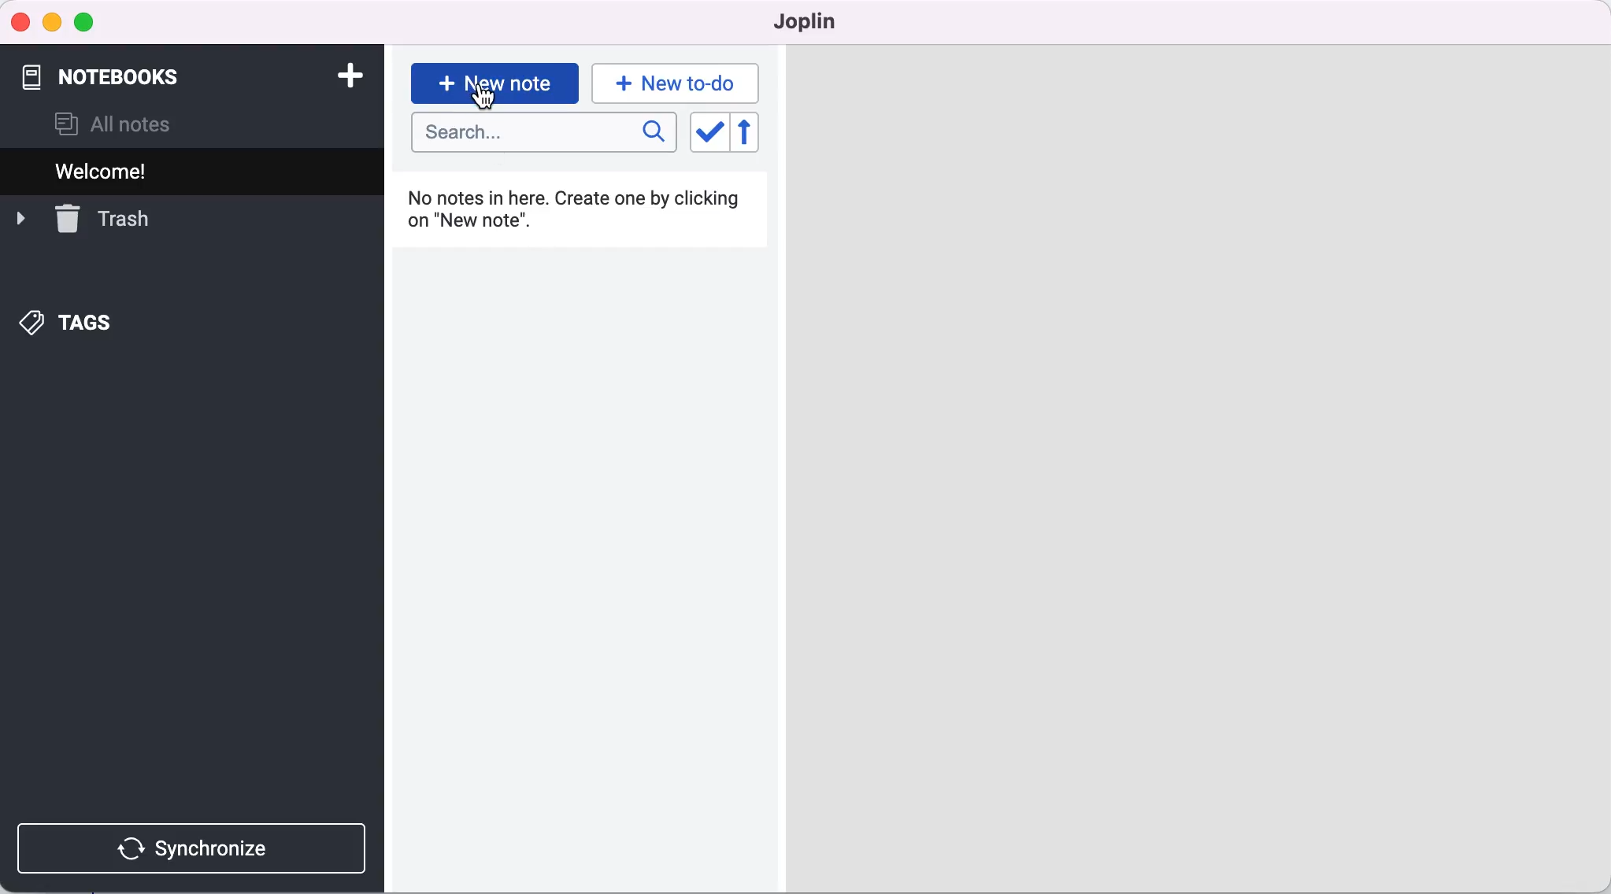 The width and height of the screenshot is (1611, 894). I want to click on all notes, so click(131, 122).